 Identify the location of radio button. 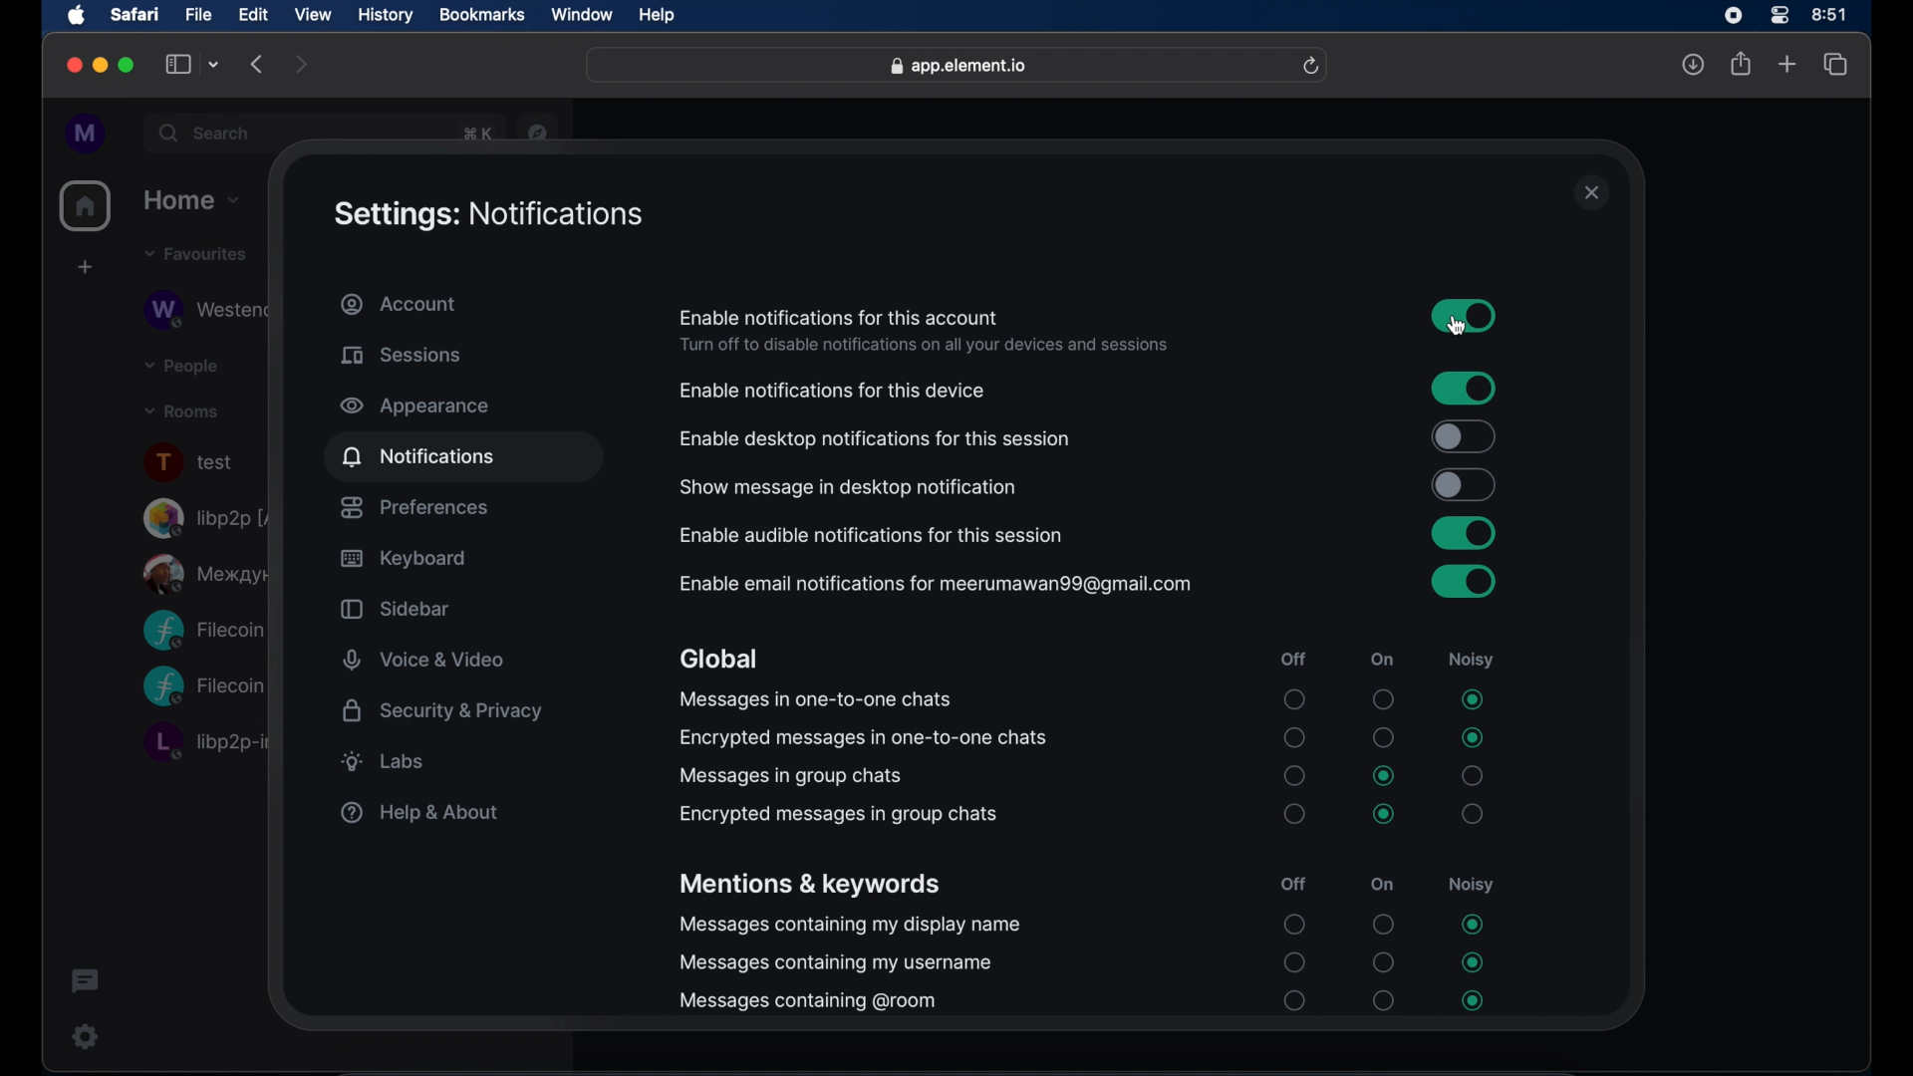
(1383, 925).